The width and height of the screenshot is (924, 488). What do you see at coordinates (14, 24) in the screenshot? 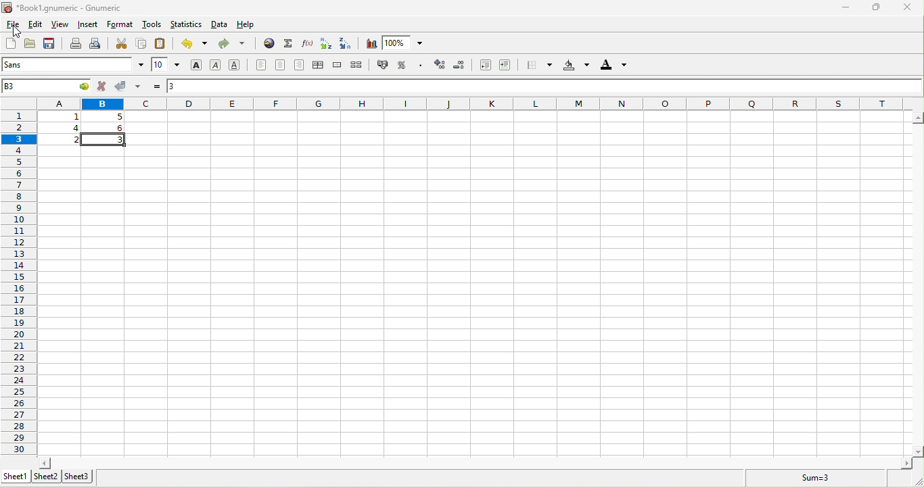
I see `file` at bounding box center [14, 24].